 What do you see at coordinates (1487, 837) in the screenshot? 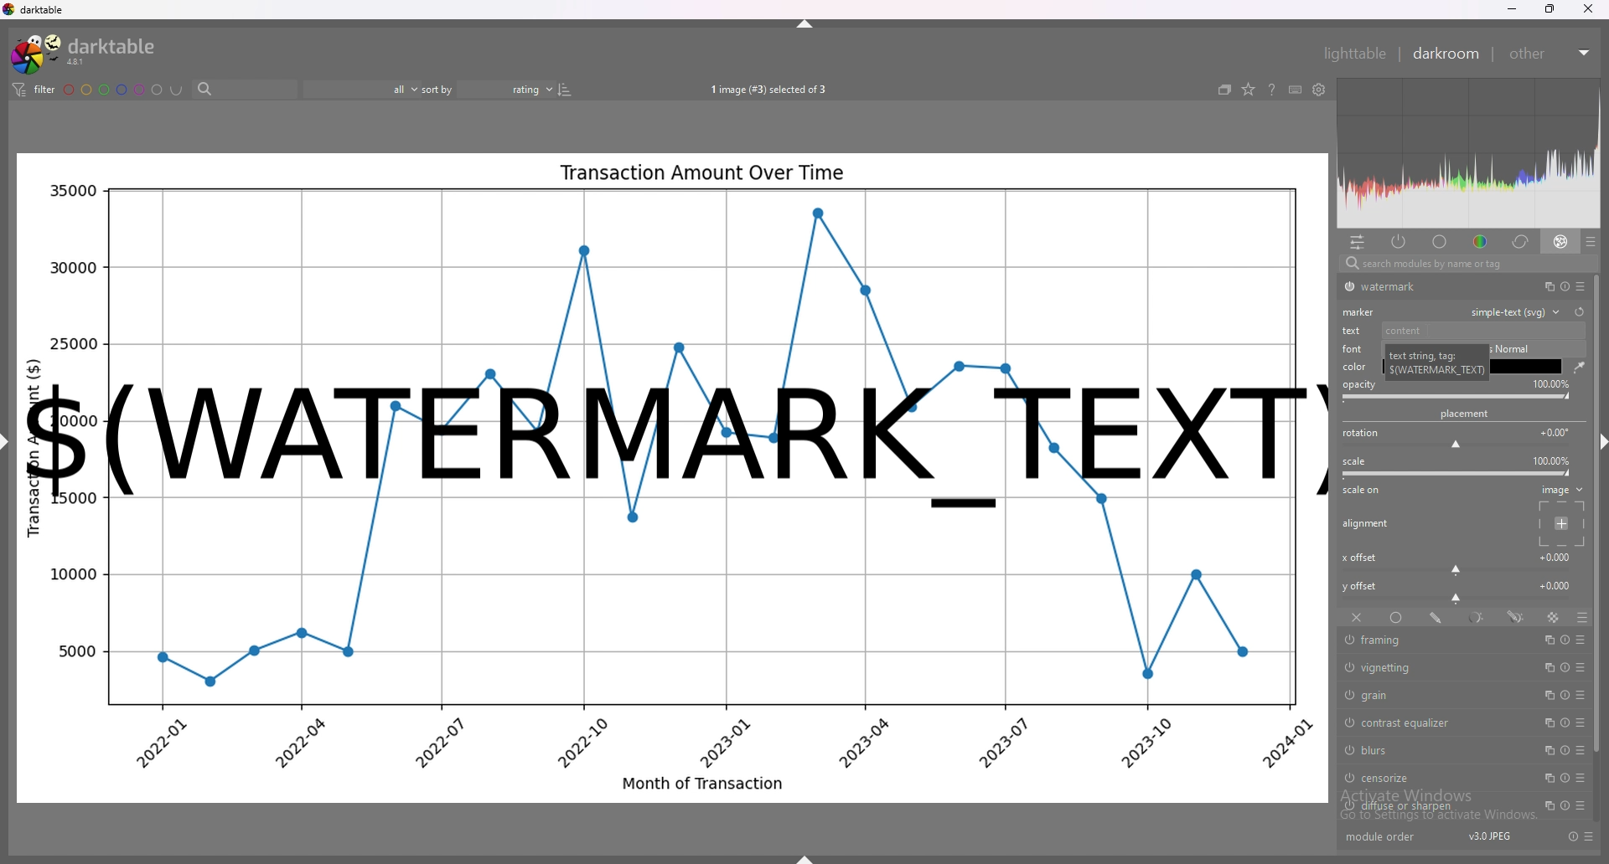
I see `version` at bounding box center [1487, 837].